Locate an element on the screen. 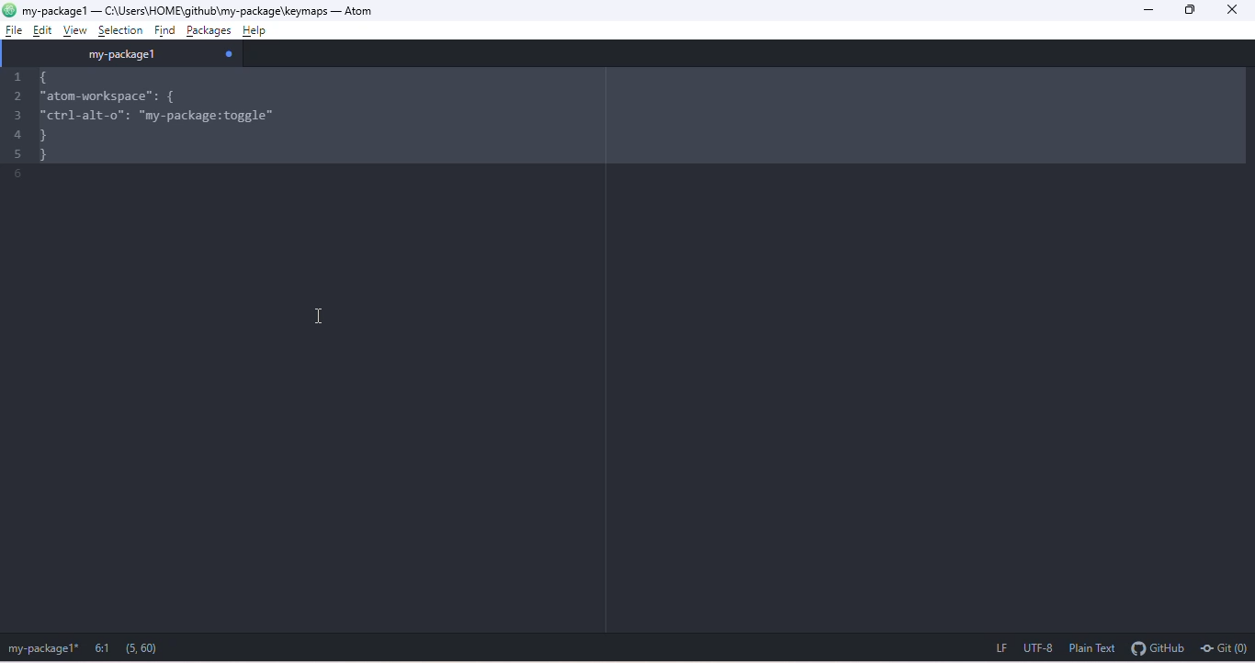 This screenshot has width=1255, height=663. code line is located at coordinates (17, 131).